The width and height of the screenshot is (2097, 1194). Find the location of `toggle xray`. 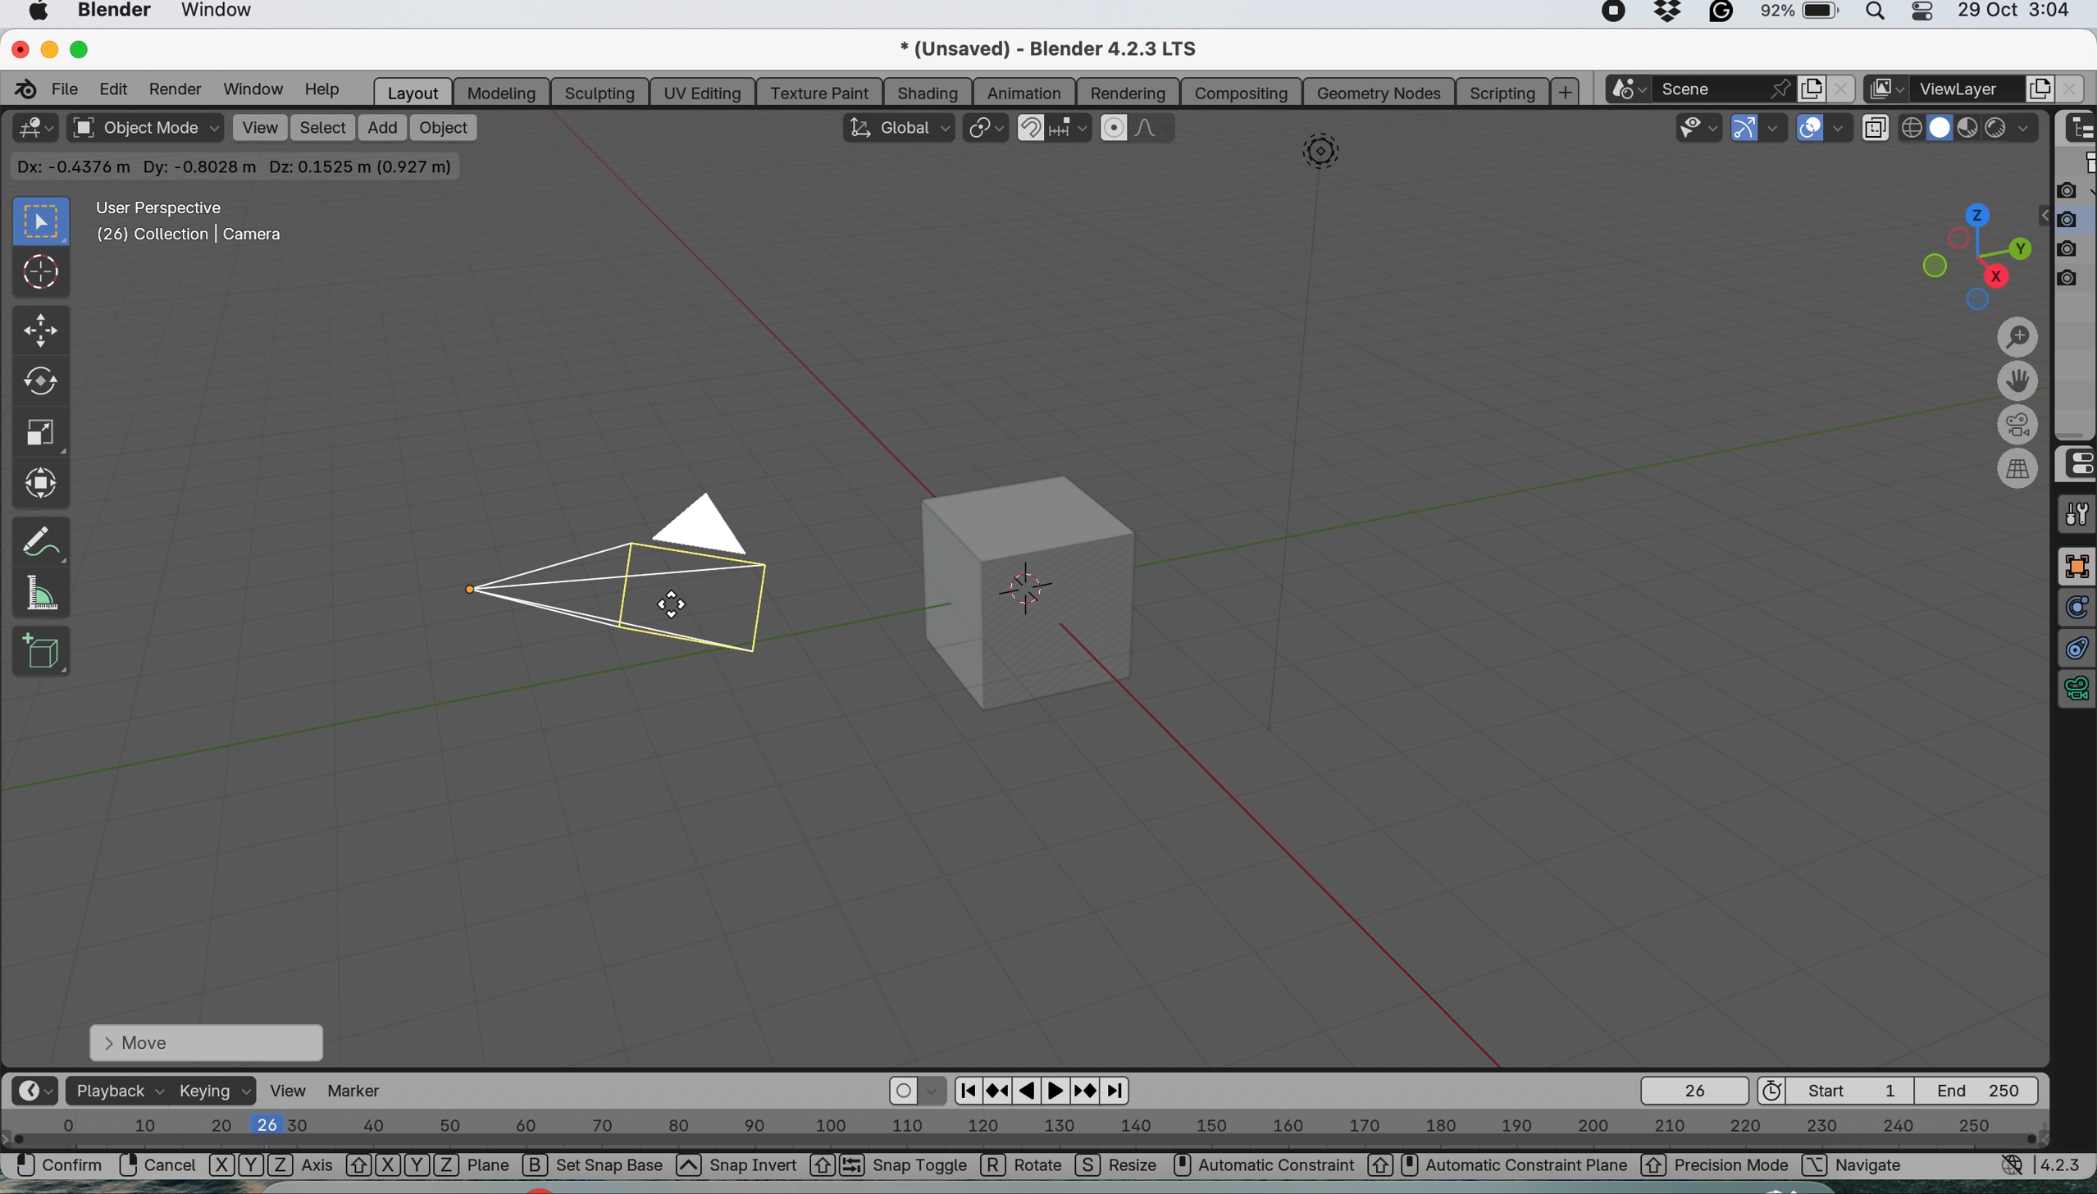

toggle xray is located at coordinates (1879, 131).